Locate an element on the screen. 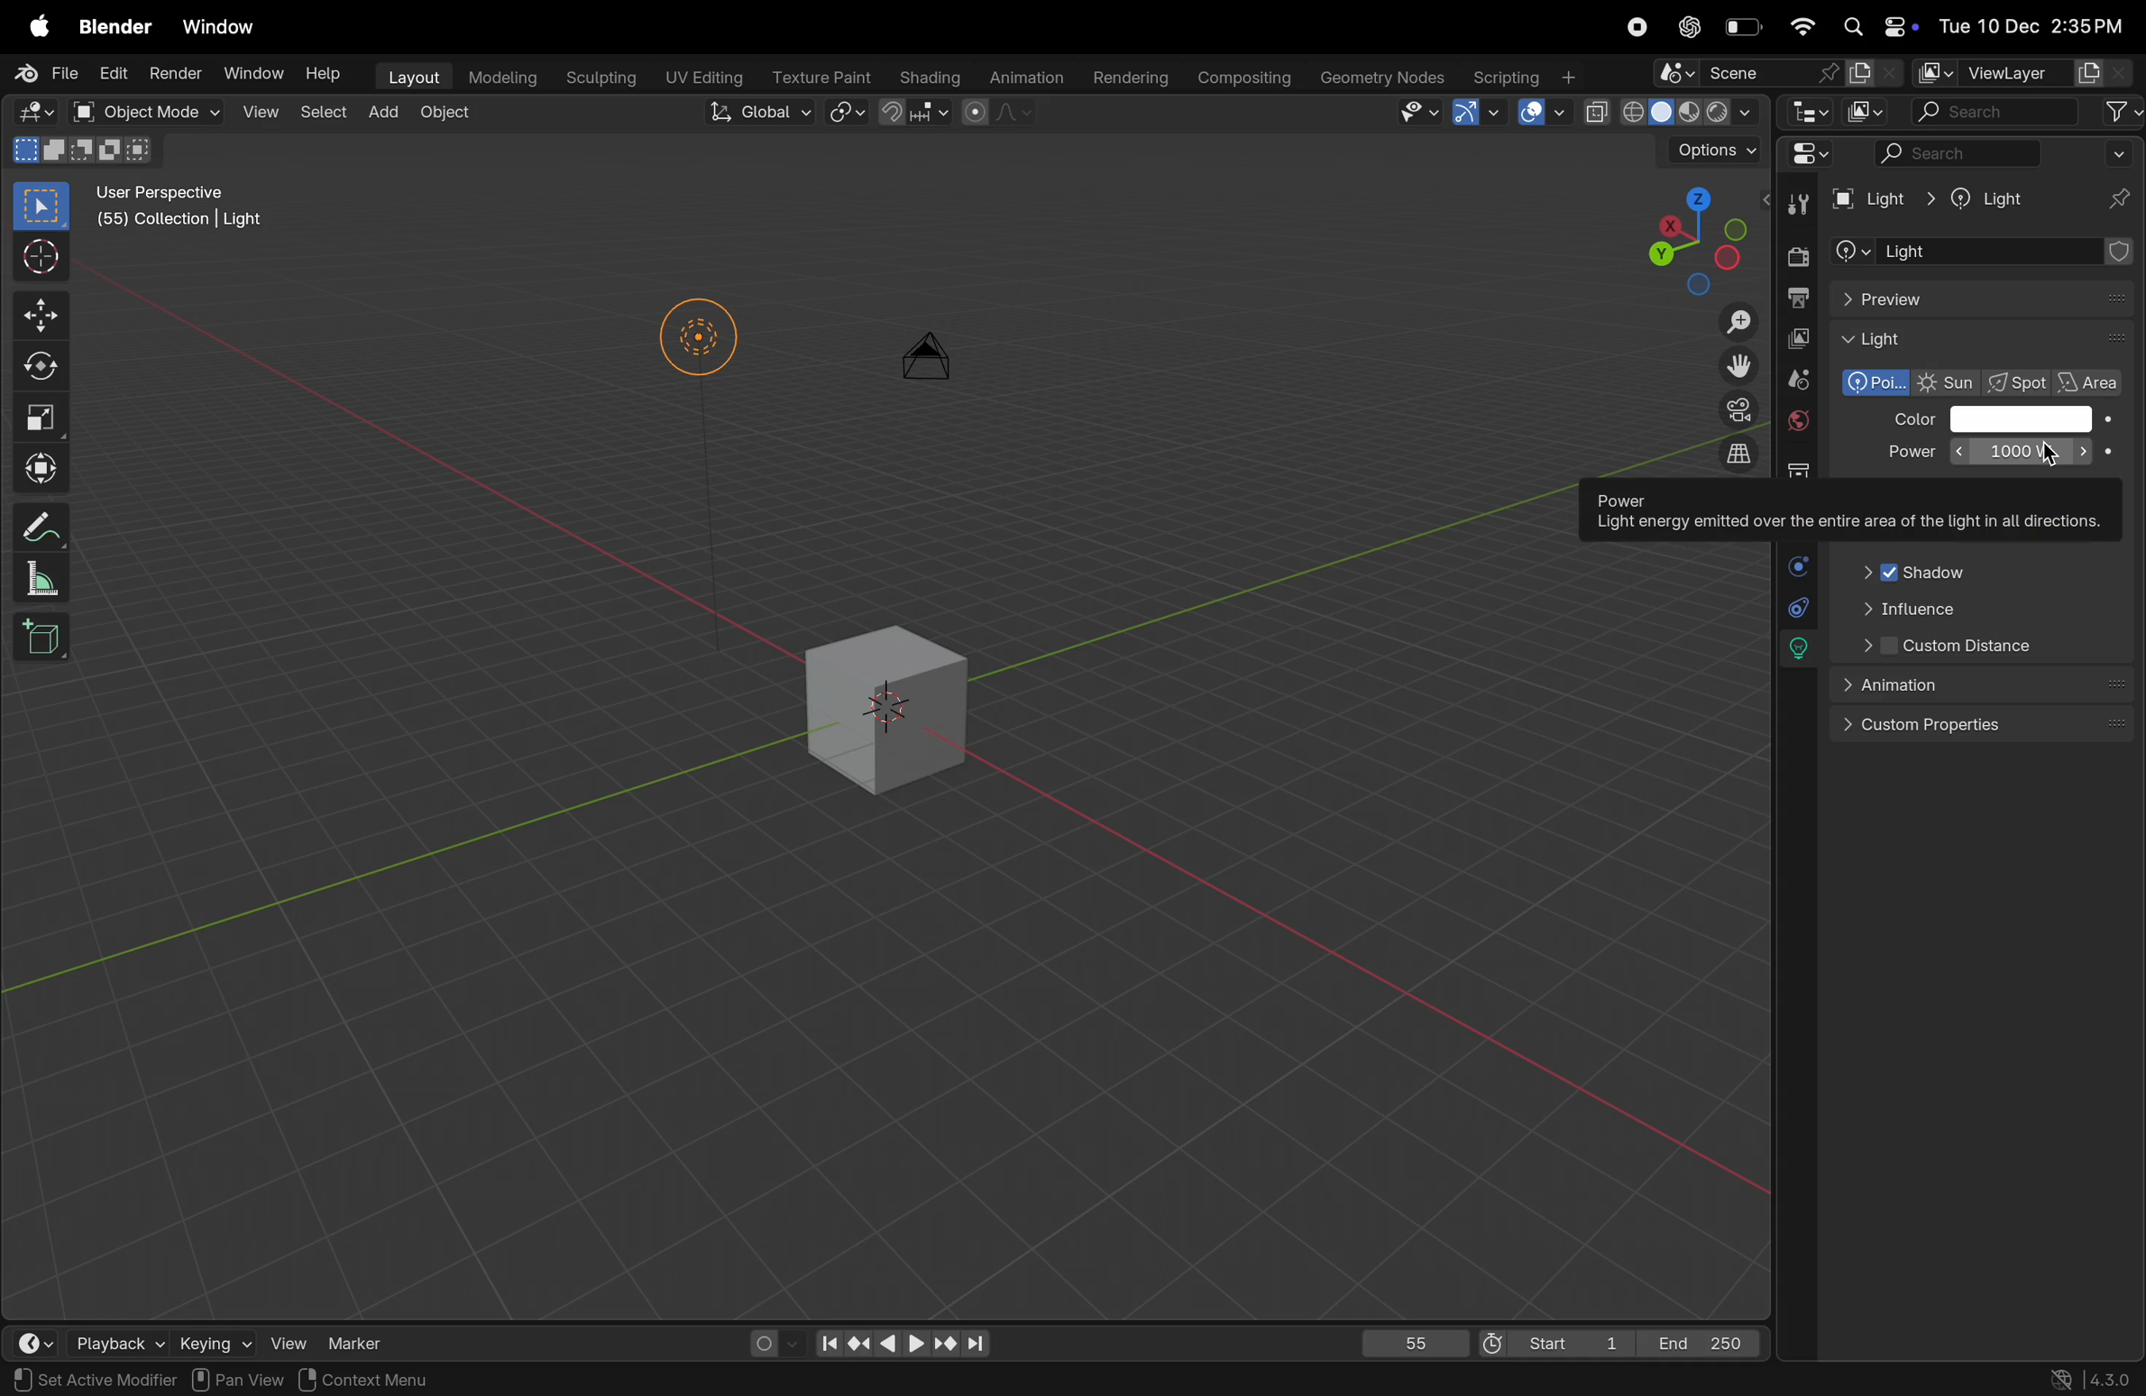 The image size is (2146, 1396). transform is located at coordinates (43, 473).